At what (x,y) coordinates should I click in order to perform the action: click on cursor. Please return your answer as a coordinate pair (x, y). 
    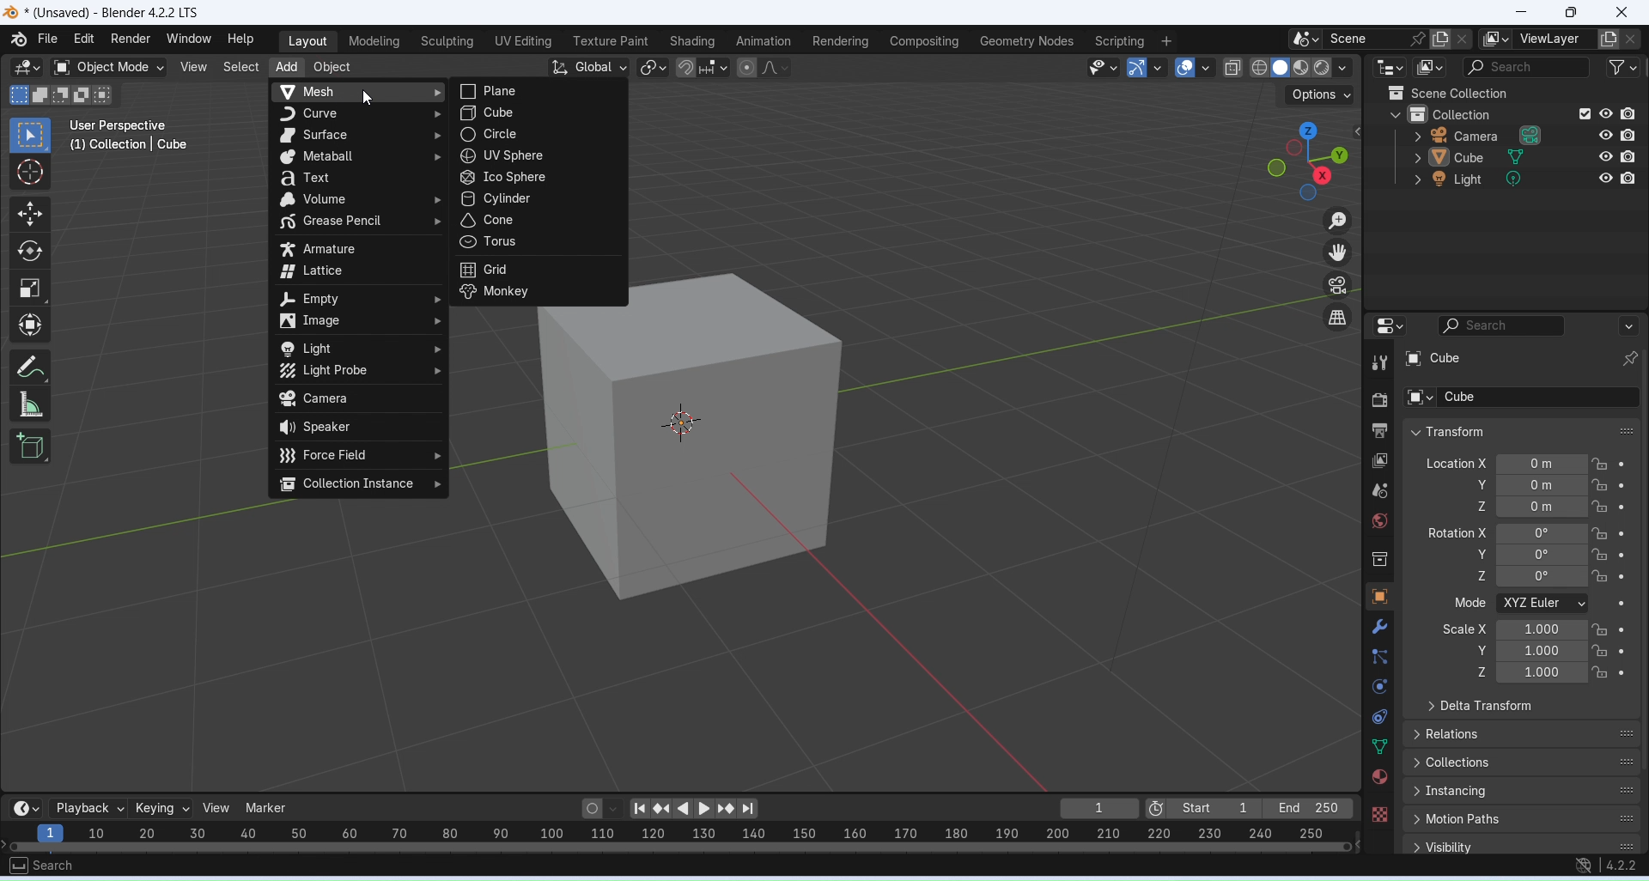
    Looking at the image, I should click on (371, 101).